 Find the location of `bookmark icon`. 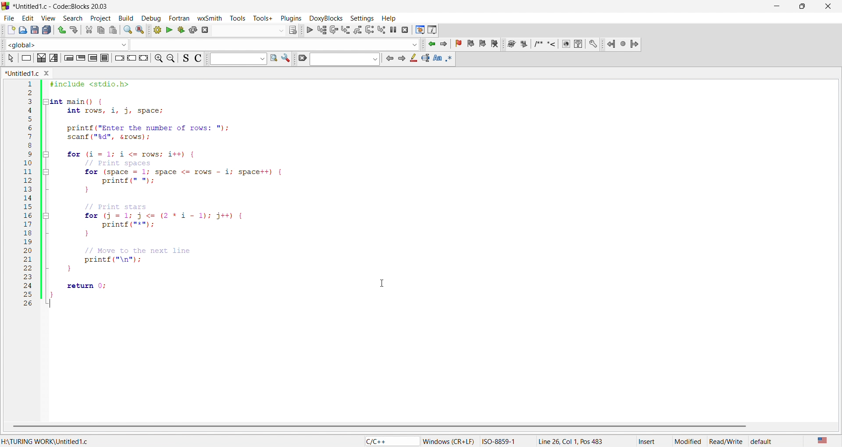

bookmark icon is located at coordinates (473, 44).